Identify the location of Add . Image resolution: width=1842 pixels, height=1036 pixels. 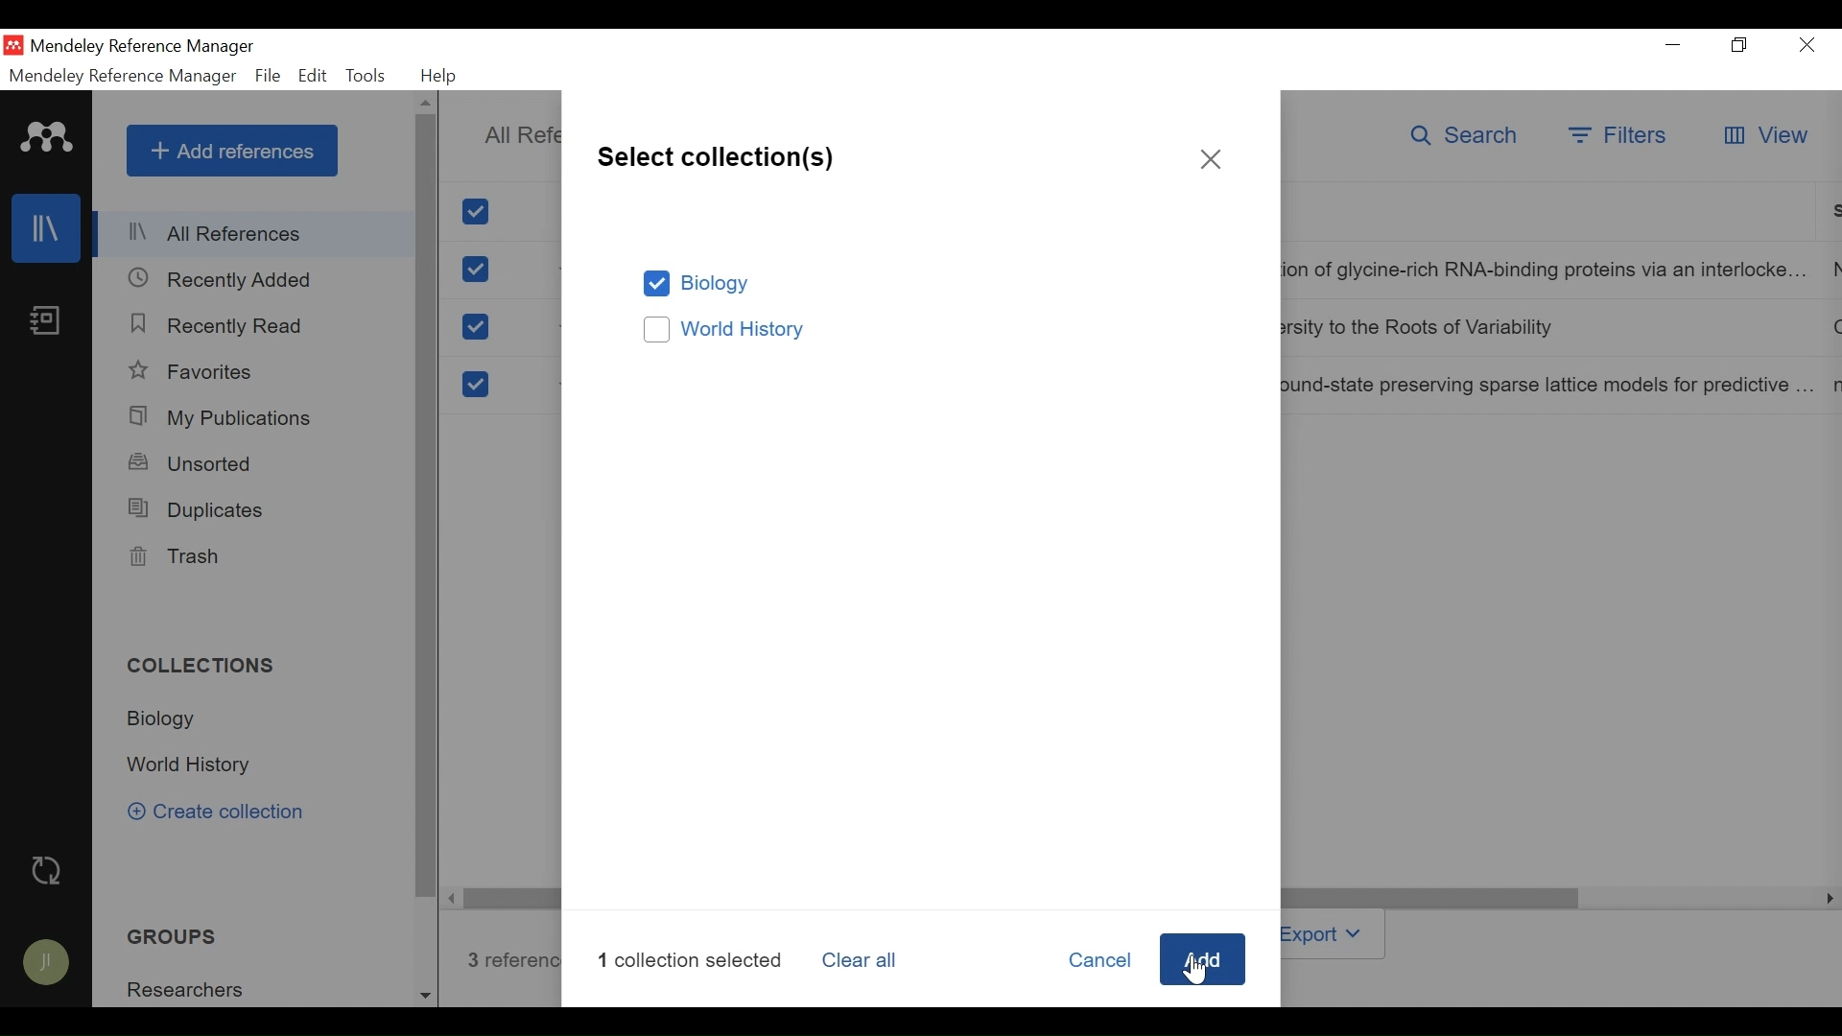
(1203, 962).